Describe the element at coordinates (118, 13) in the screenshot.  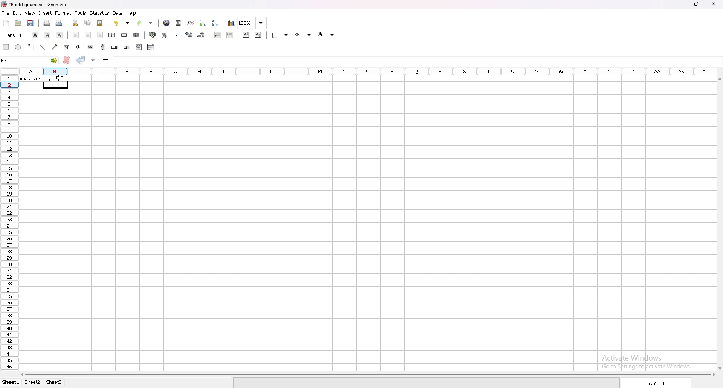
I see `data` at that location.